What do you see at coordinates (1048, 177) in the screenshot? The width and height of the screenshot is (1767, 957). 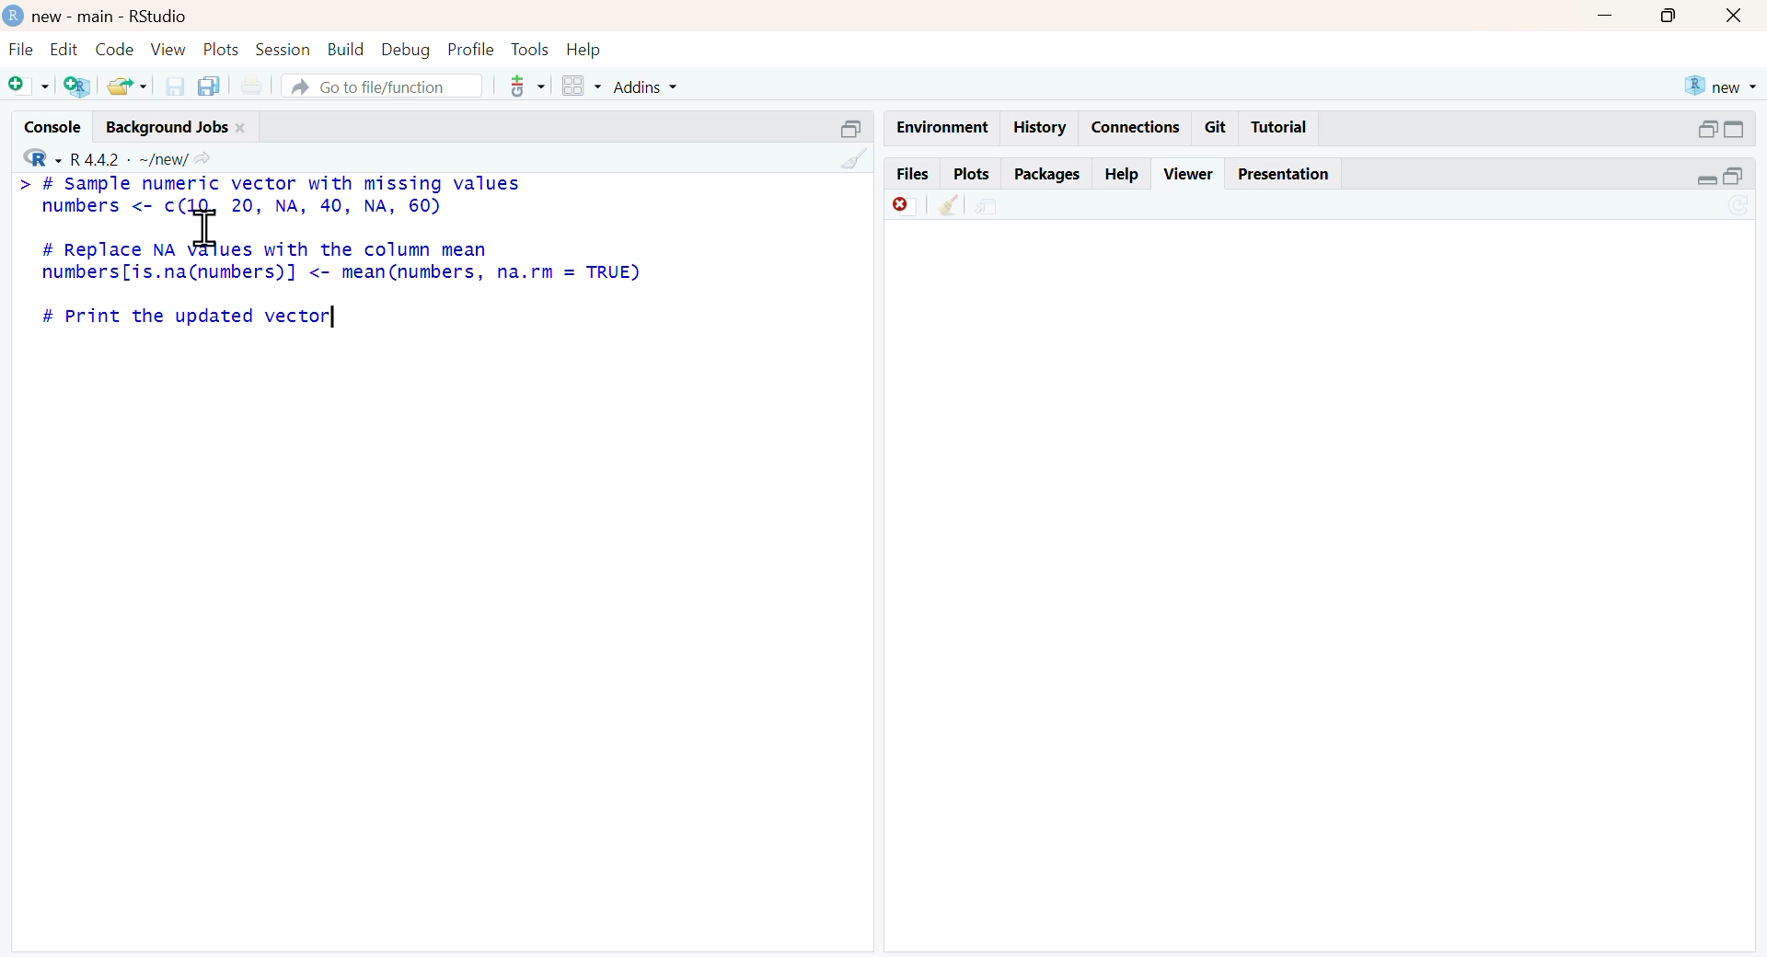 I see `packages` at bounding box center [1048, 177].